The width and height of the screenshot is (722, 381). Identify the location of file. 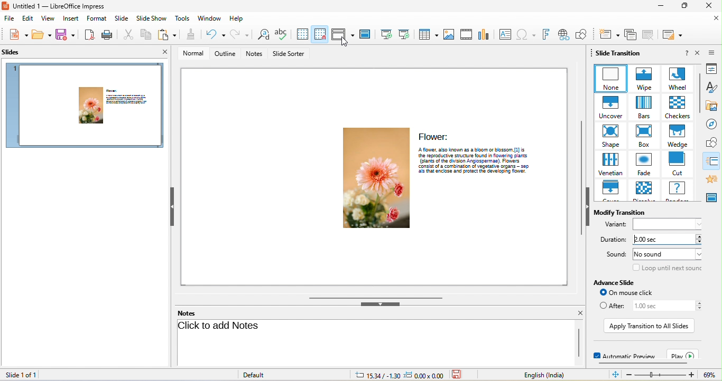
(10, 18).